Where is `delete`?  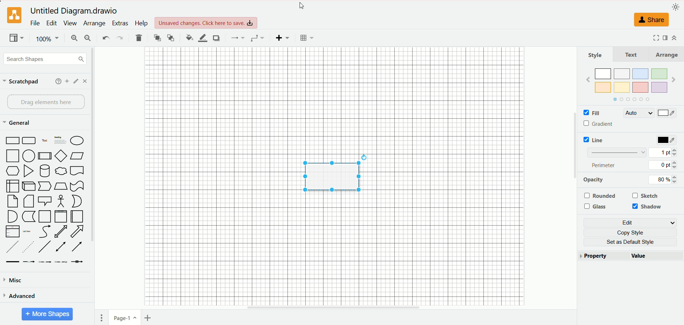 delete is located at coordinates (139, 38).